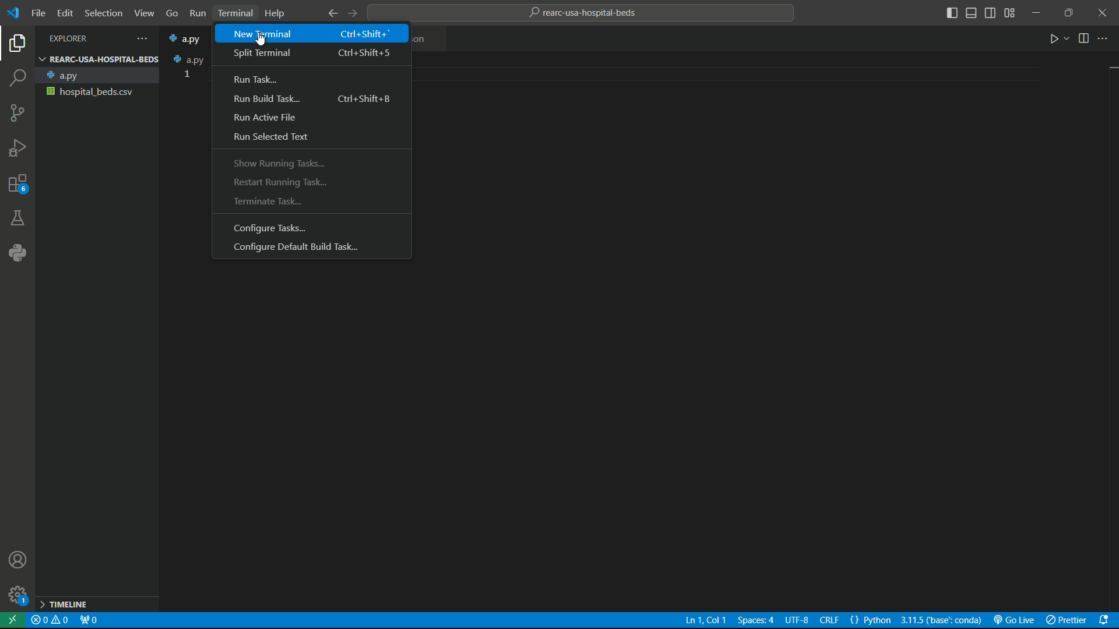 Image resolution: width=1119 pixels, height=629 pixels. What do you see at coordinates (51, 621) in the screenshot?
I see `code problems` at bounding box center [51, 621].